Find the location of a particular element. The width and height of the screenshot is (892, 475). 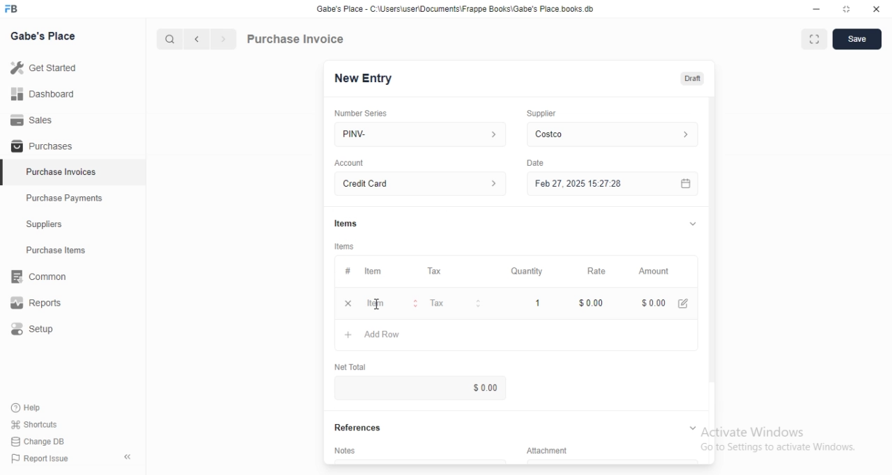

Frappe Books logo is located at coordinates (10, 8).